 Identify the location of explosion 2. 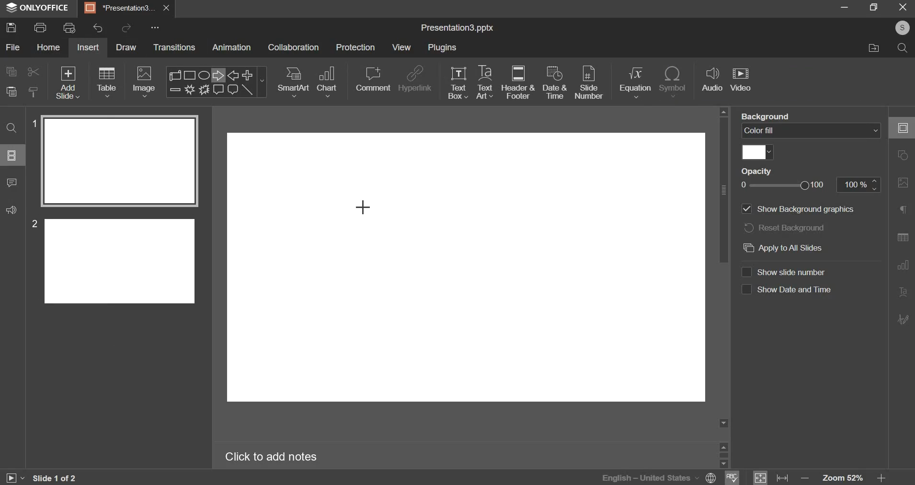
(203, 90).